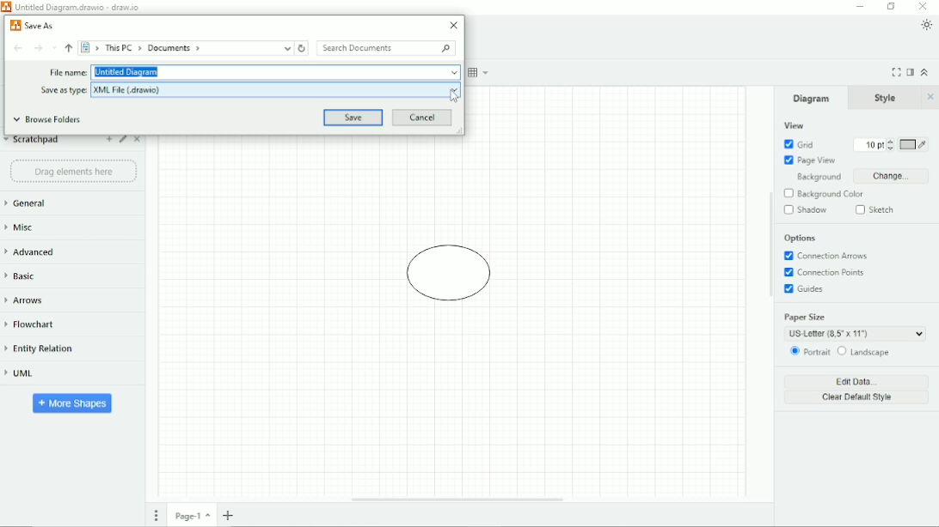 The image size is (939, 527). I want to click on Connection Points, so click(828, 272).